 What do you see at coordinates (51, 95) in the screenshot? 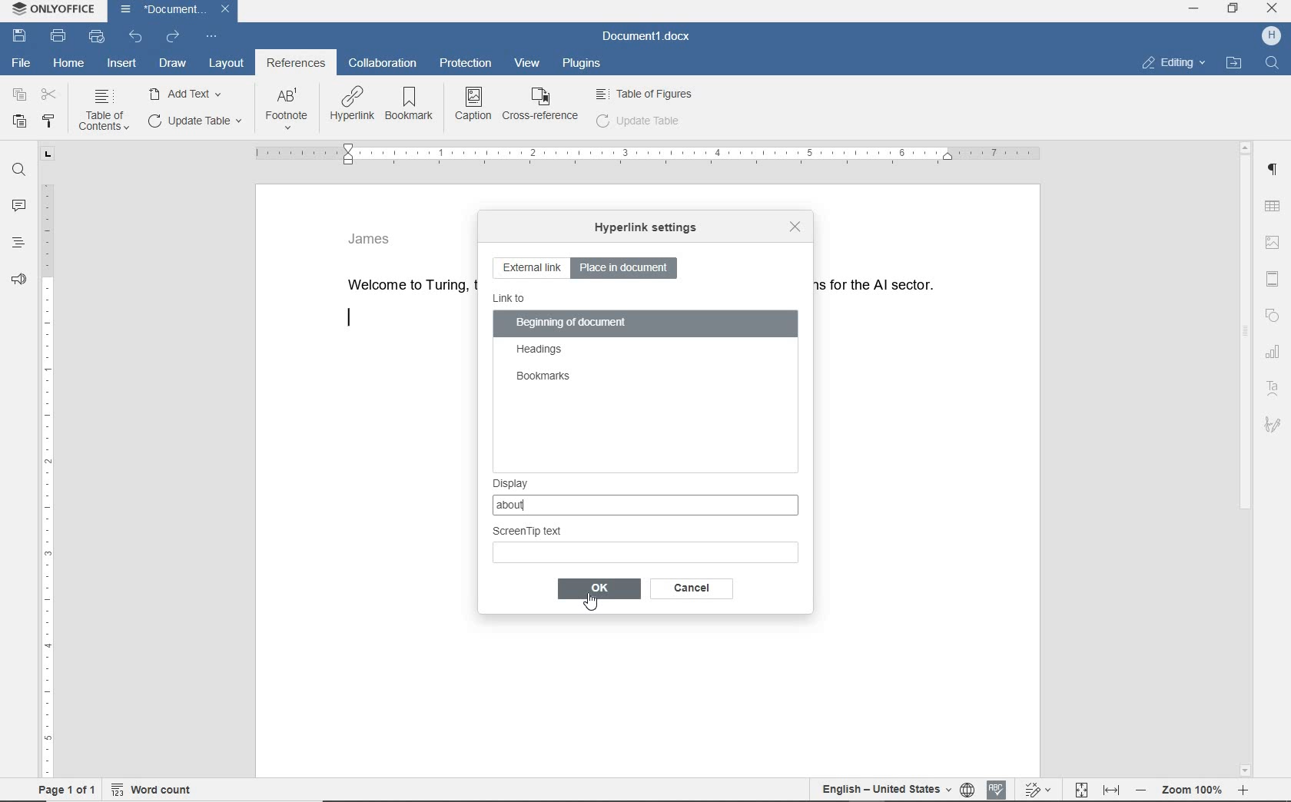
I see `cut` at bounding box center [51, 95].